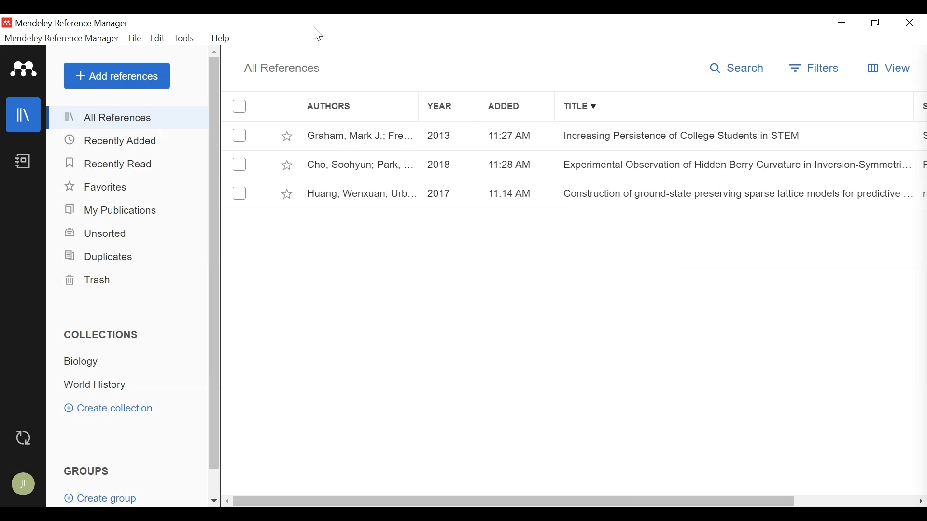  What do you see at coordinates (213, 501) in the screenshot?
I see `Scroll down` at bounding box center [213, 501].